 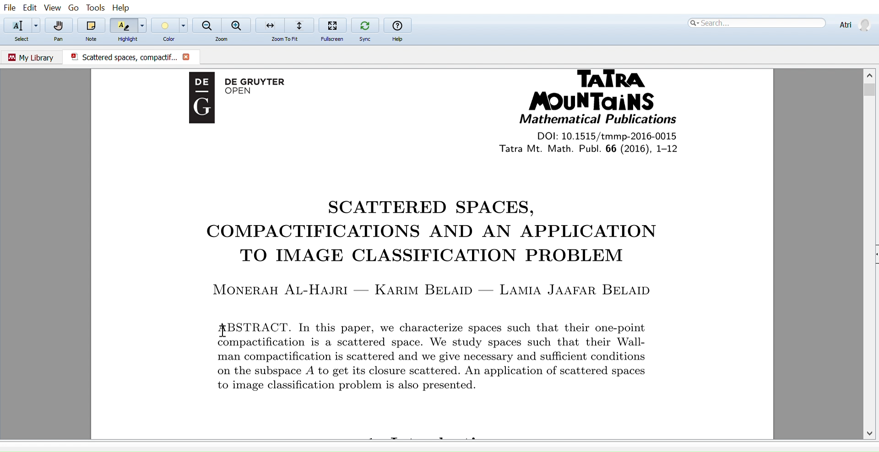 What do you see at coordinates (60, 40) in the screenshot?
I see `Pan` at bounding box center [60, 40].